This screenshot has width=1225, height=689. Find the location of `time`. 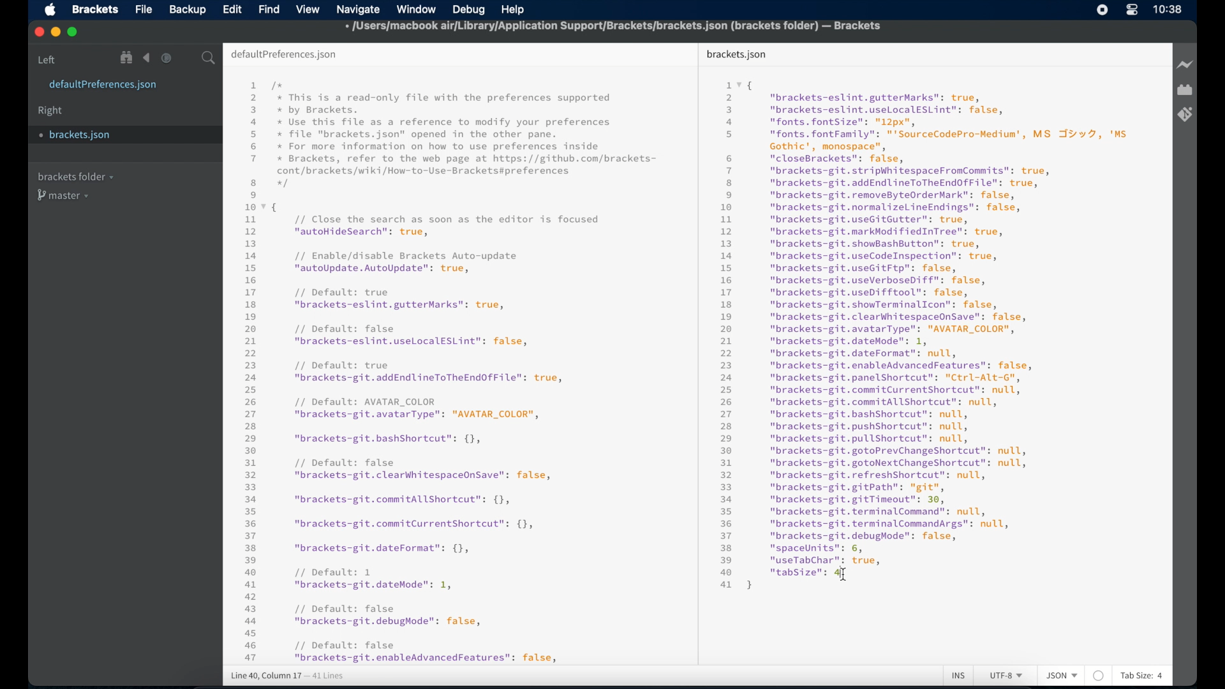

time is located at coordinates (1168, 9).